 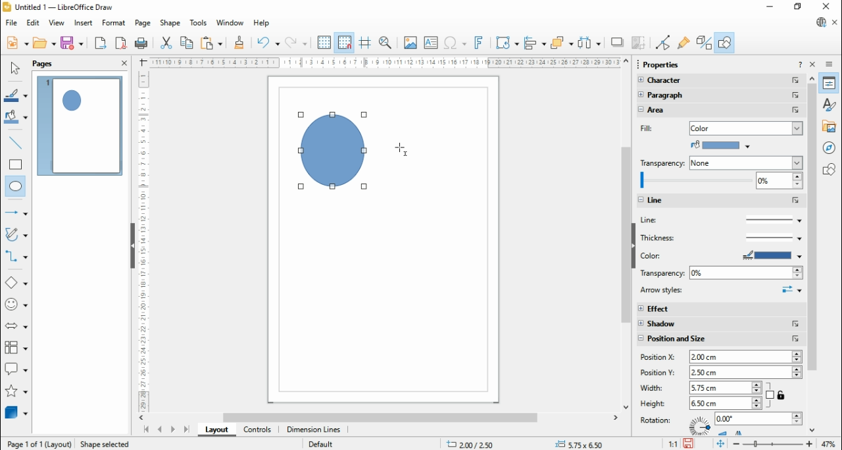 I want to click on basic shapes, so click(x=16, y=284).